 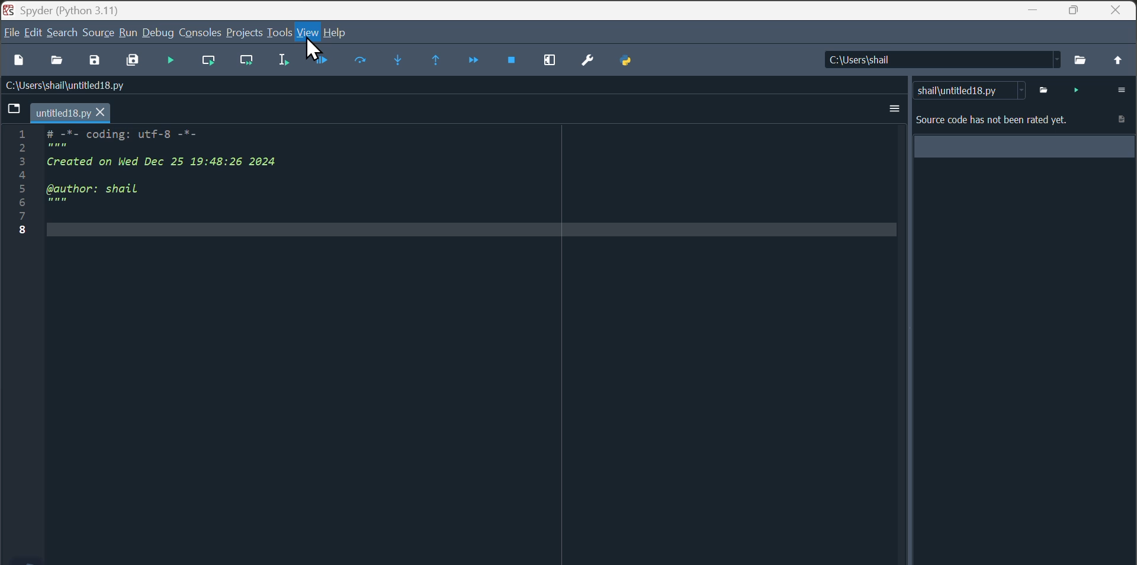 I want to click on Run File, so click(x=213, y=61).